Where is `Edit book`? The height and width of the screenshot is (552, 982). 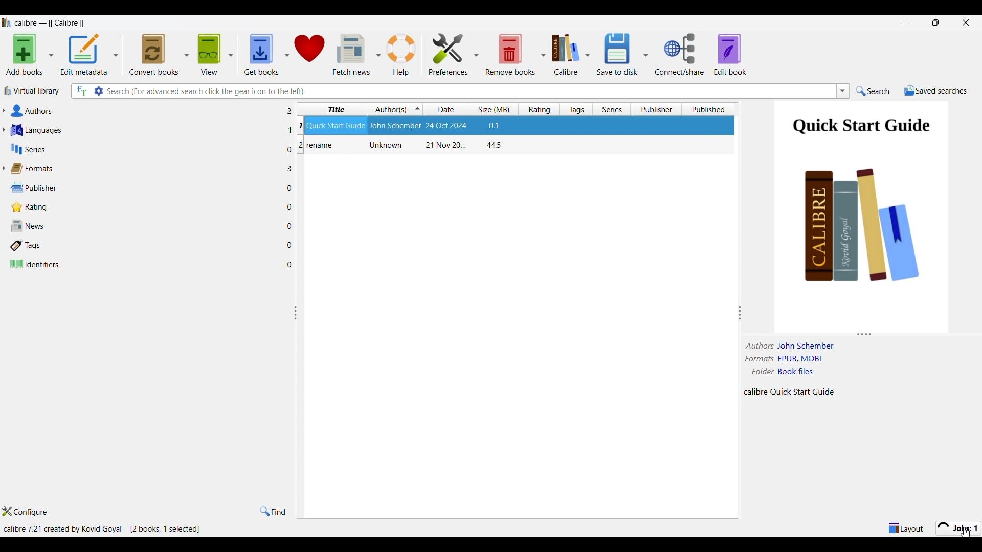 Edit book is located at coordinates (730, 55).